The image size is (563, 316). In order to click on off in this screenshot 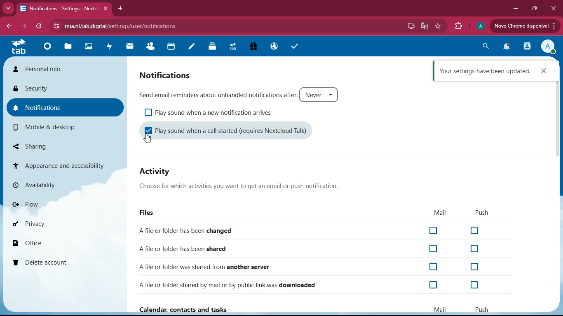, I will do `click(434, 231)`.